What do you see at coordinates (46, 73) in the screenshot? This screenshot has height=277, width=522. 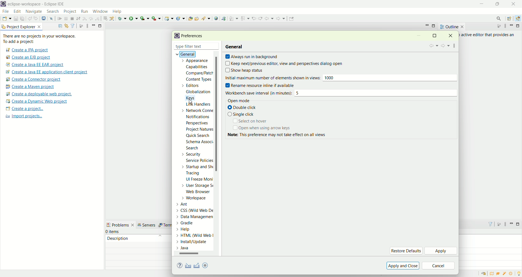 I see `create a Java EE application client project` at bounding box center [46, 73].